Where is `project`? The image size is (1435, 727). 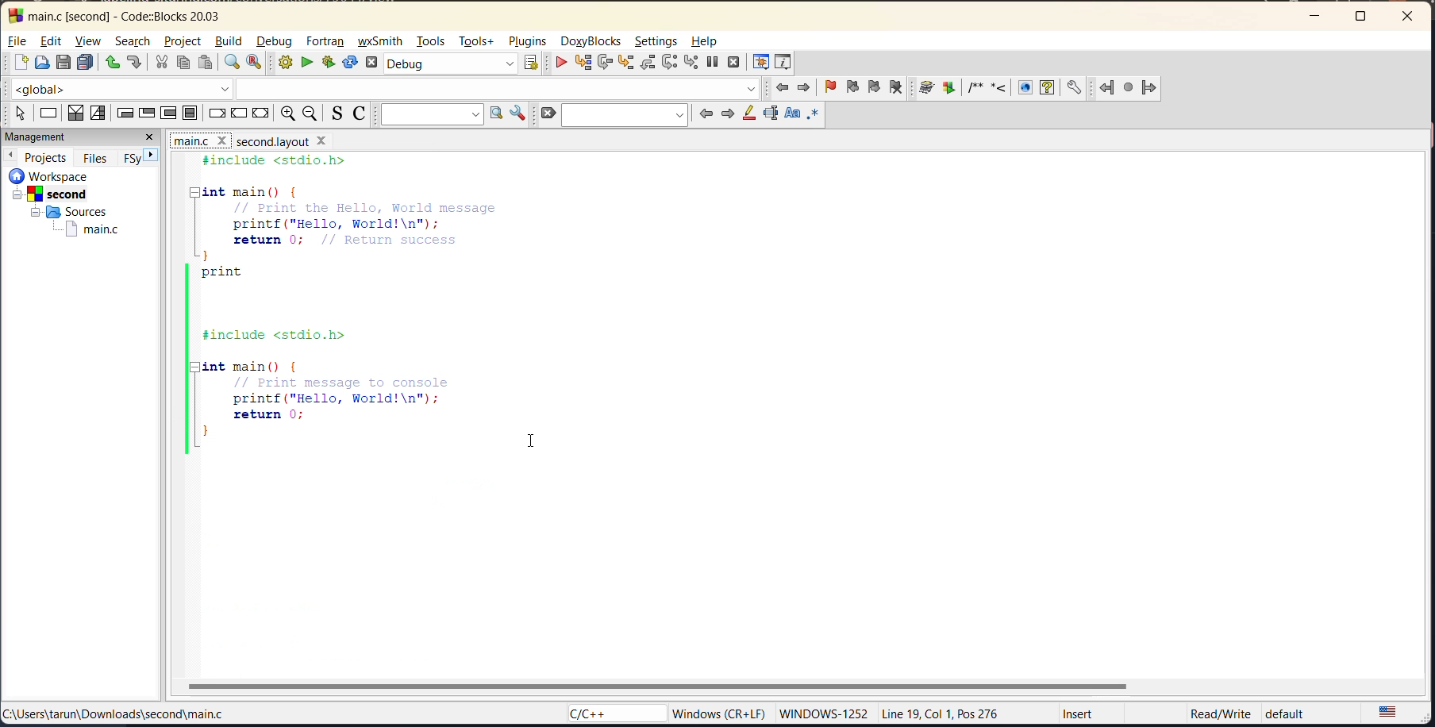
project is located at coordinates (185, 40).